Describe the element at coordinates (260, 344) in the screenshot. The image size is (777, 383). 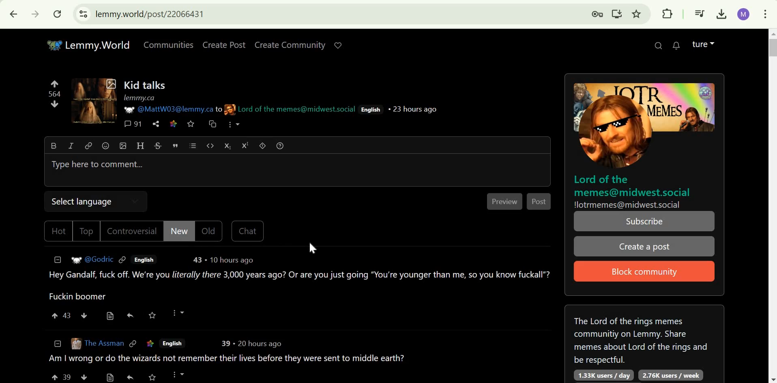
I see `21 hours ago` at that location.